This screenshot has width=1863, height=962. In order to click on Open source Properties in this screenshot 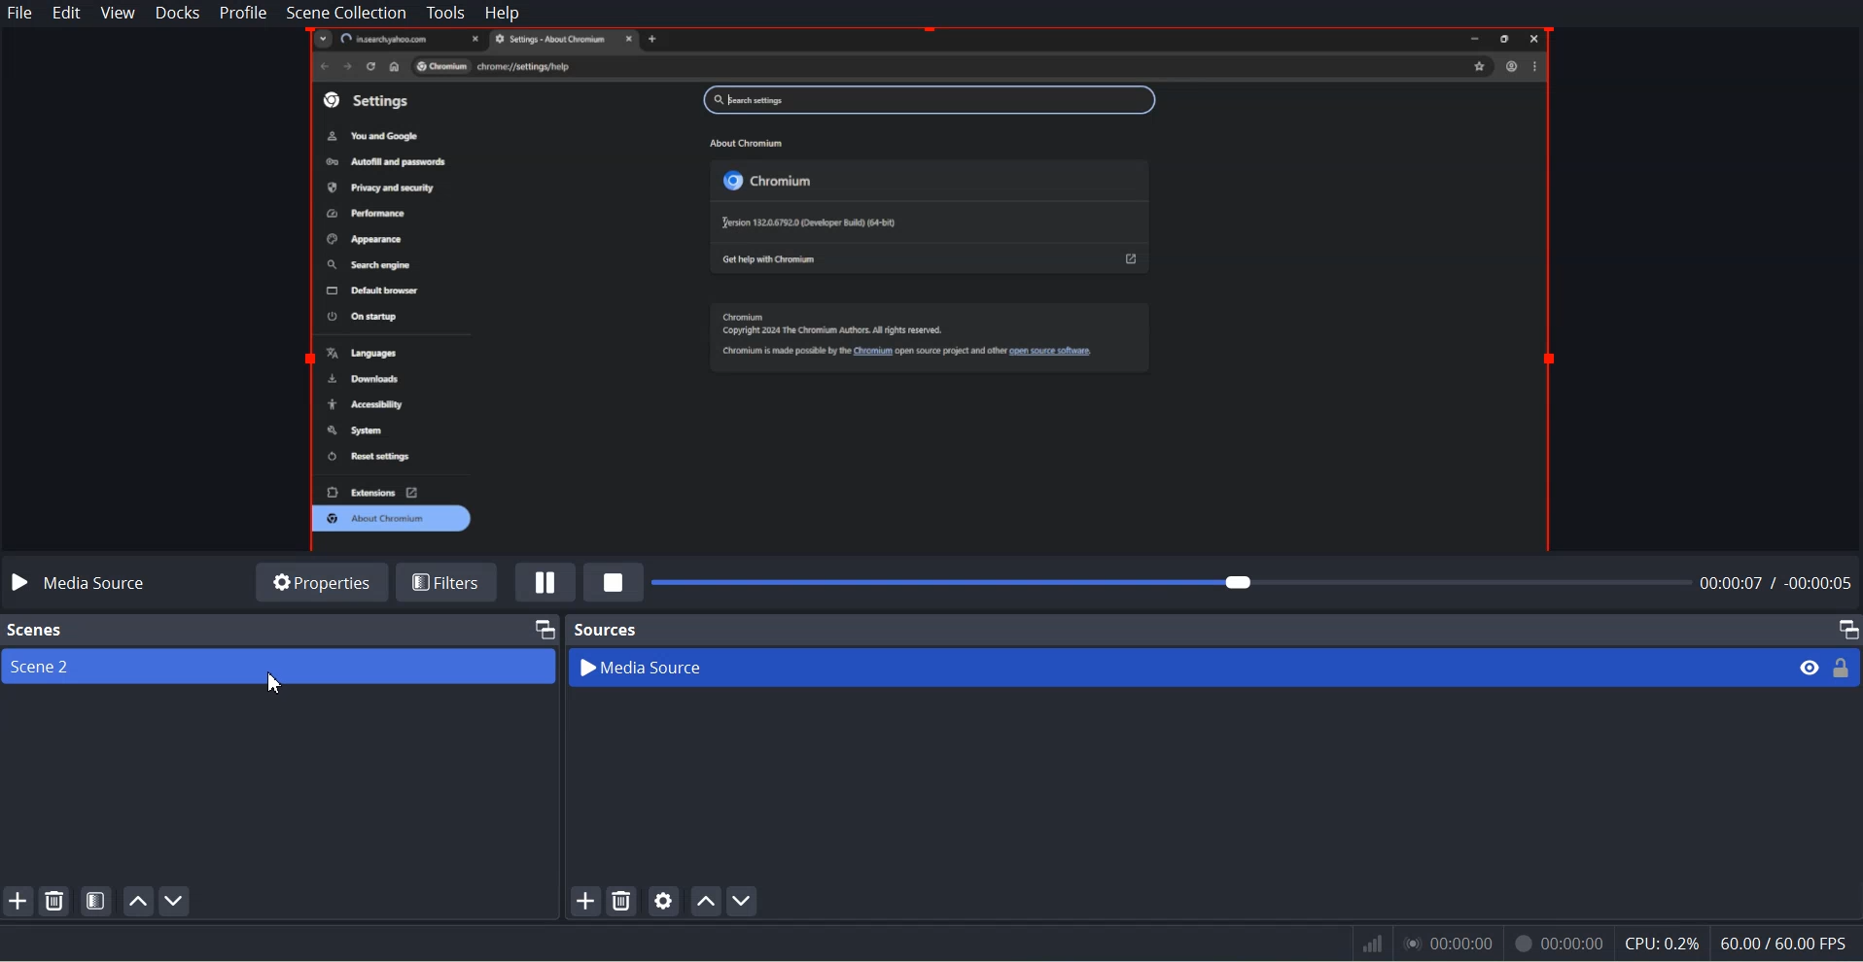, I will do `click(664, 900)`.